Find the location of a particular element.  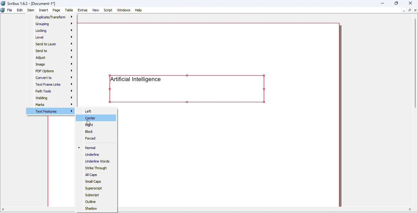

Table is located at coordinates (69, 10).